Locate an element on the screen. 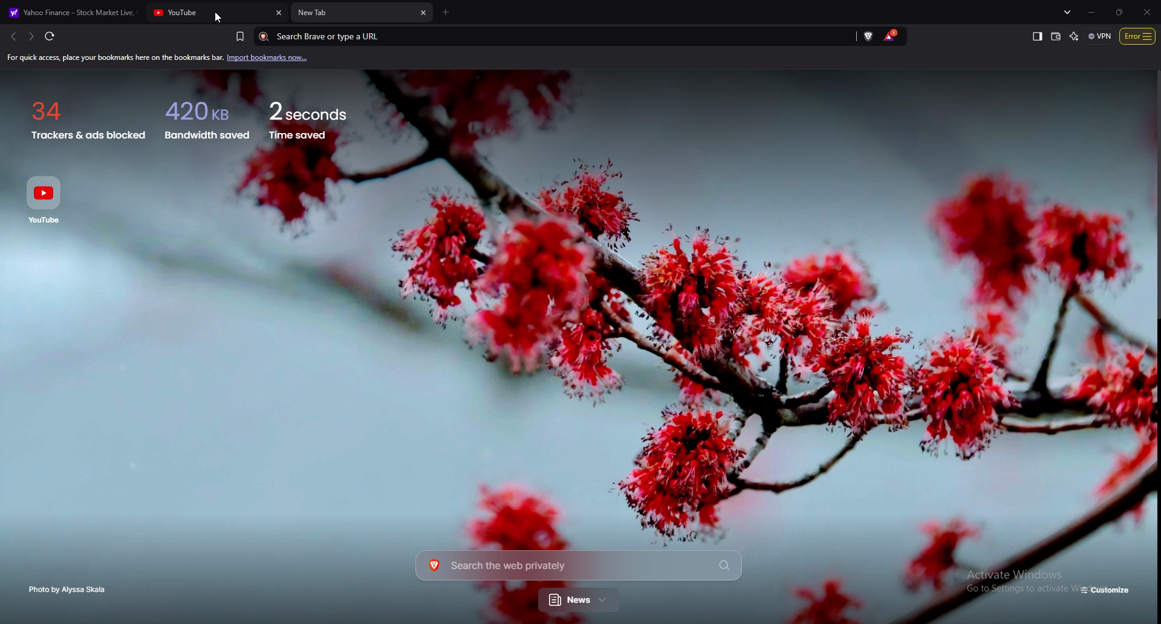 The image size is (1161, 624). 34 Trackers & ads blocked is located at coordinates (82, 116).